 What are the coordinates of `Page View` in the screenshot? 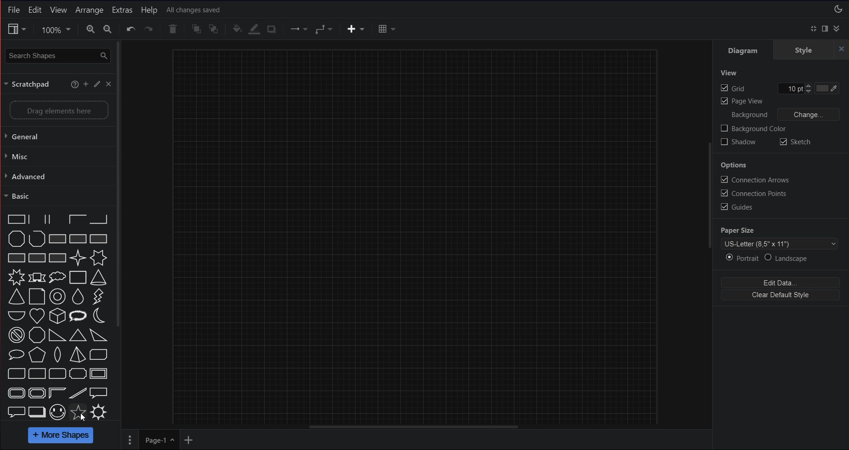 It's located at (742, 101).